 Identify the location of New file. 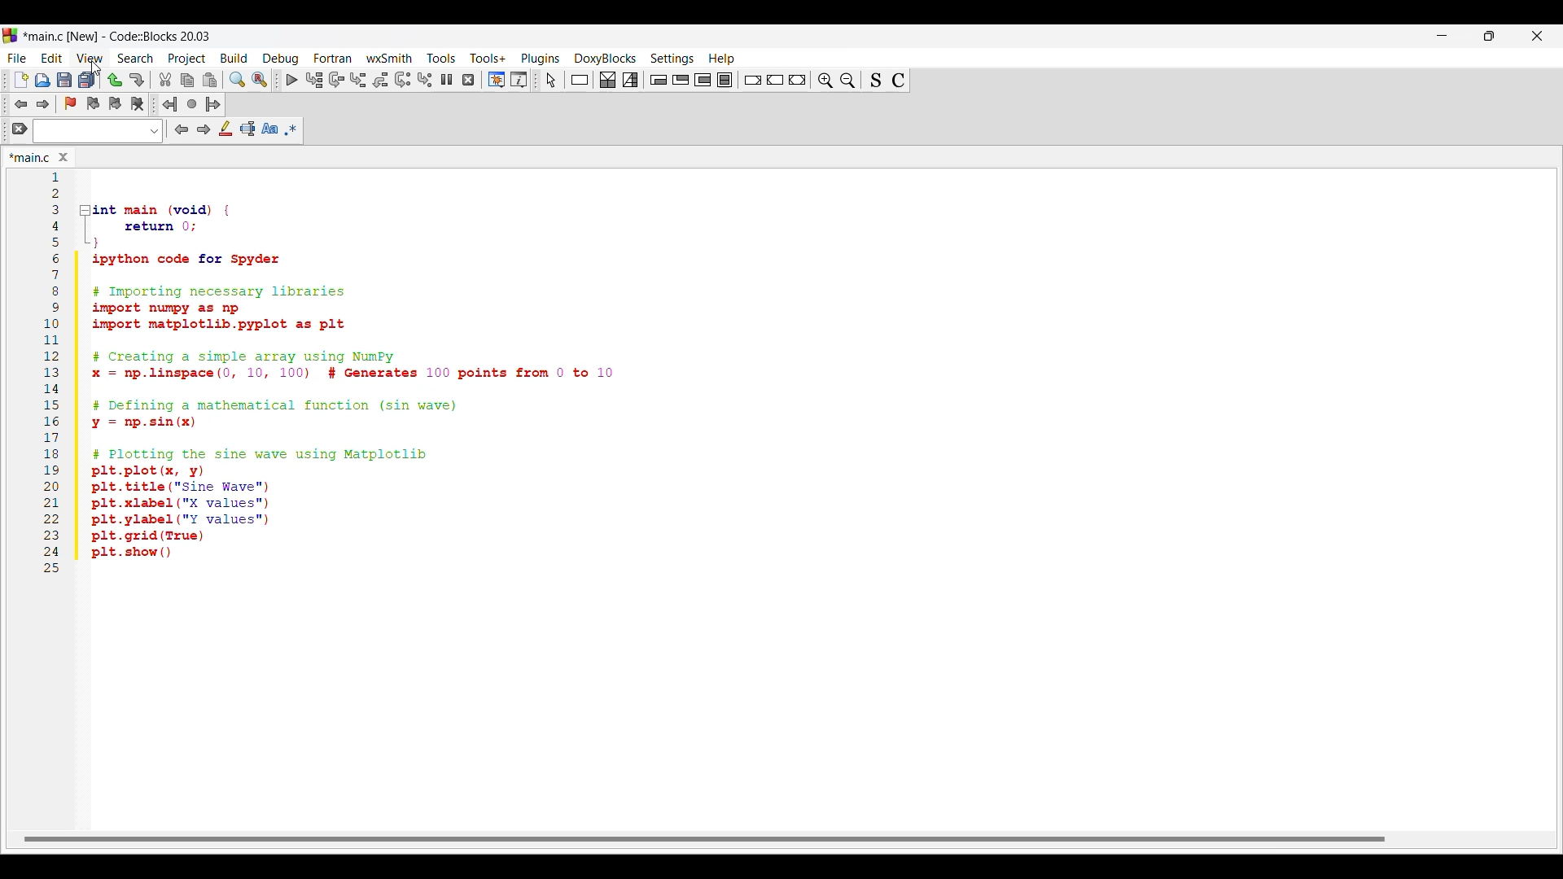
(20, 80).